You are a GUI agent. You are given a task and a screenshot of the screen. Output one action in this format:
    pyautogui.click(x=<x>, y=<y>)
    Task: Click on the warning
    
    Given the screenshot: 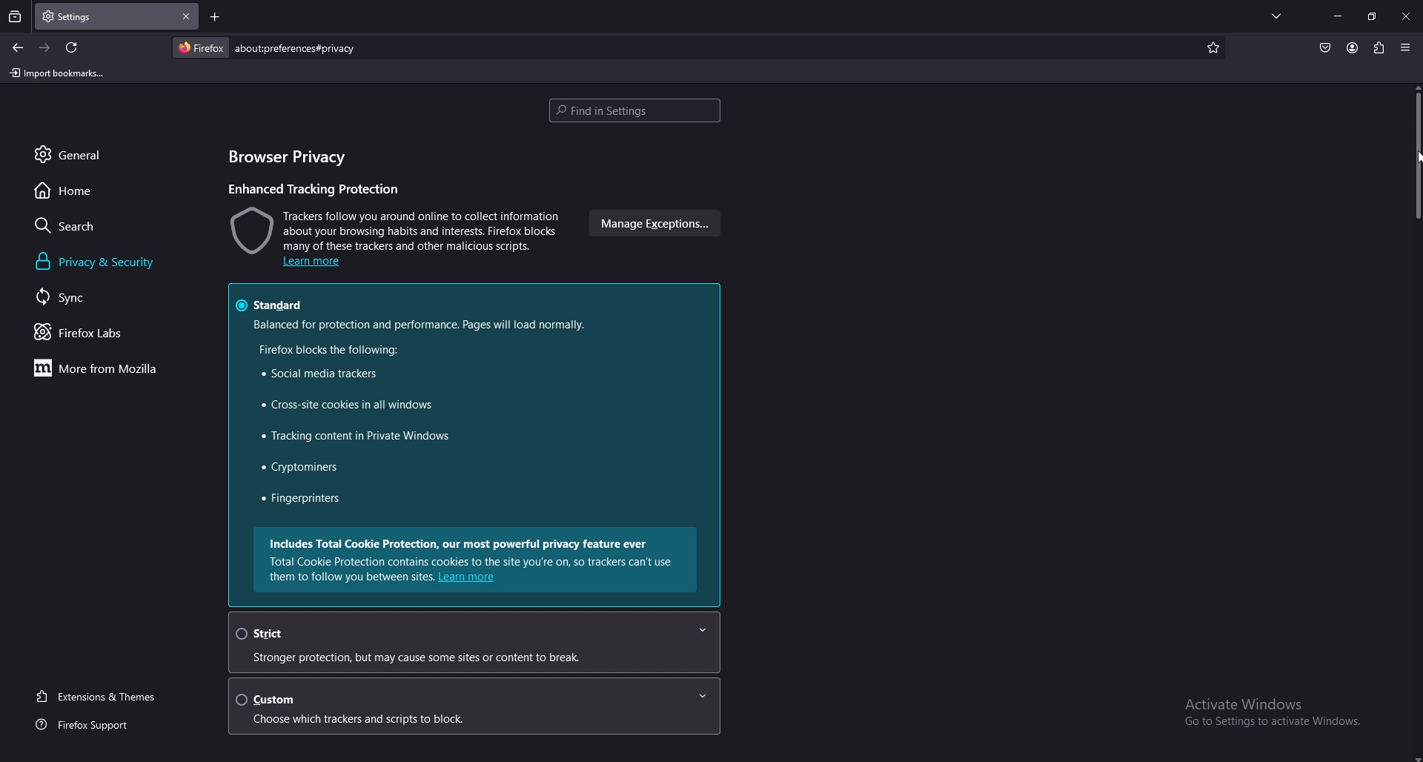 What is the action you would take?
    pyautogui.click(x=477, y=236)
    